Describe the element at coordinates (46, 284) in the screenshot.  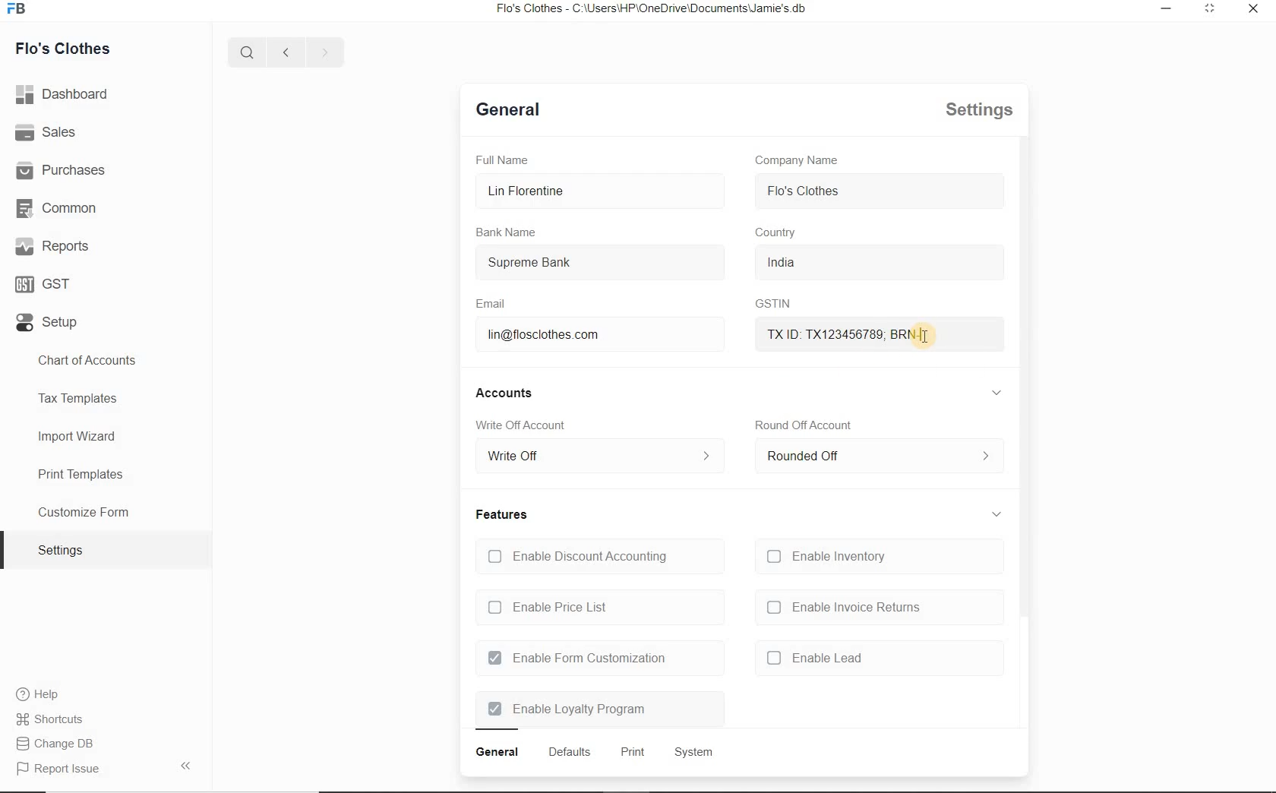
I see `GST` at that location.